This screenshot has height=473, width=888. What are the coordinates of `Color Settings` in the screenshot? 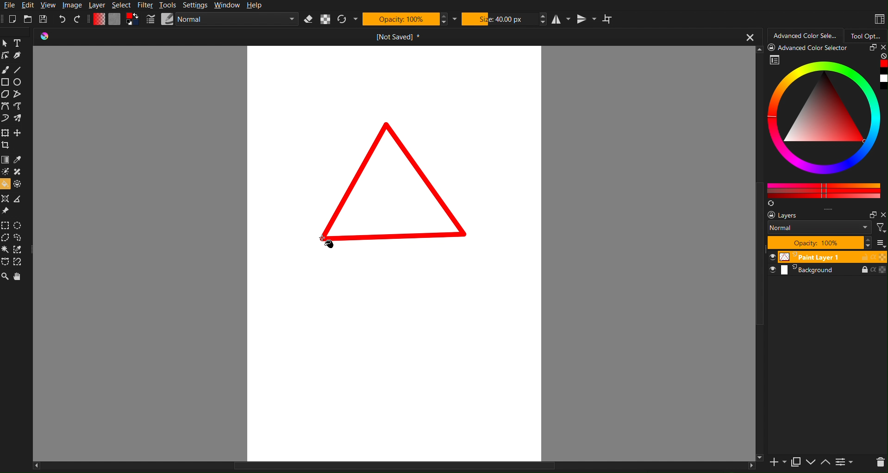 It's located at (115, 19).